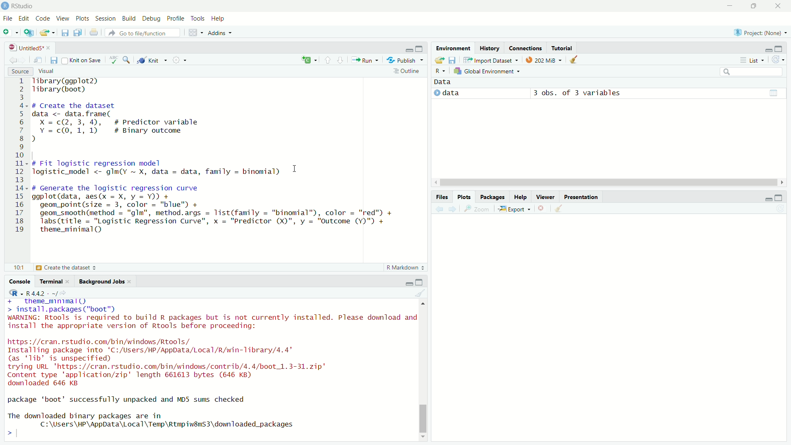  I want to click on Show in new window, so click(38, 61).